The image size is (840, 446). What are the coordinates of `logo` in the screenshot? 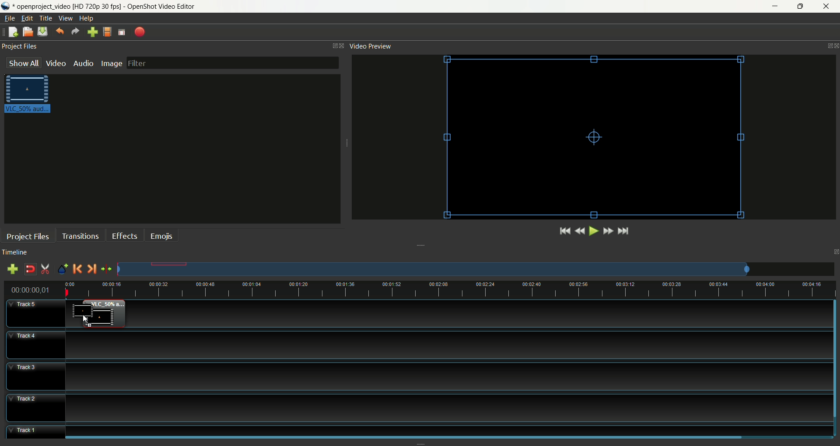 It's located at (7, 6).